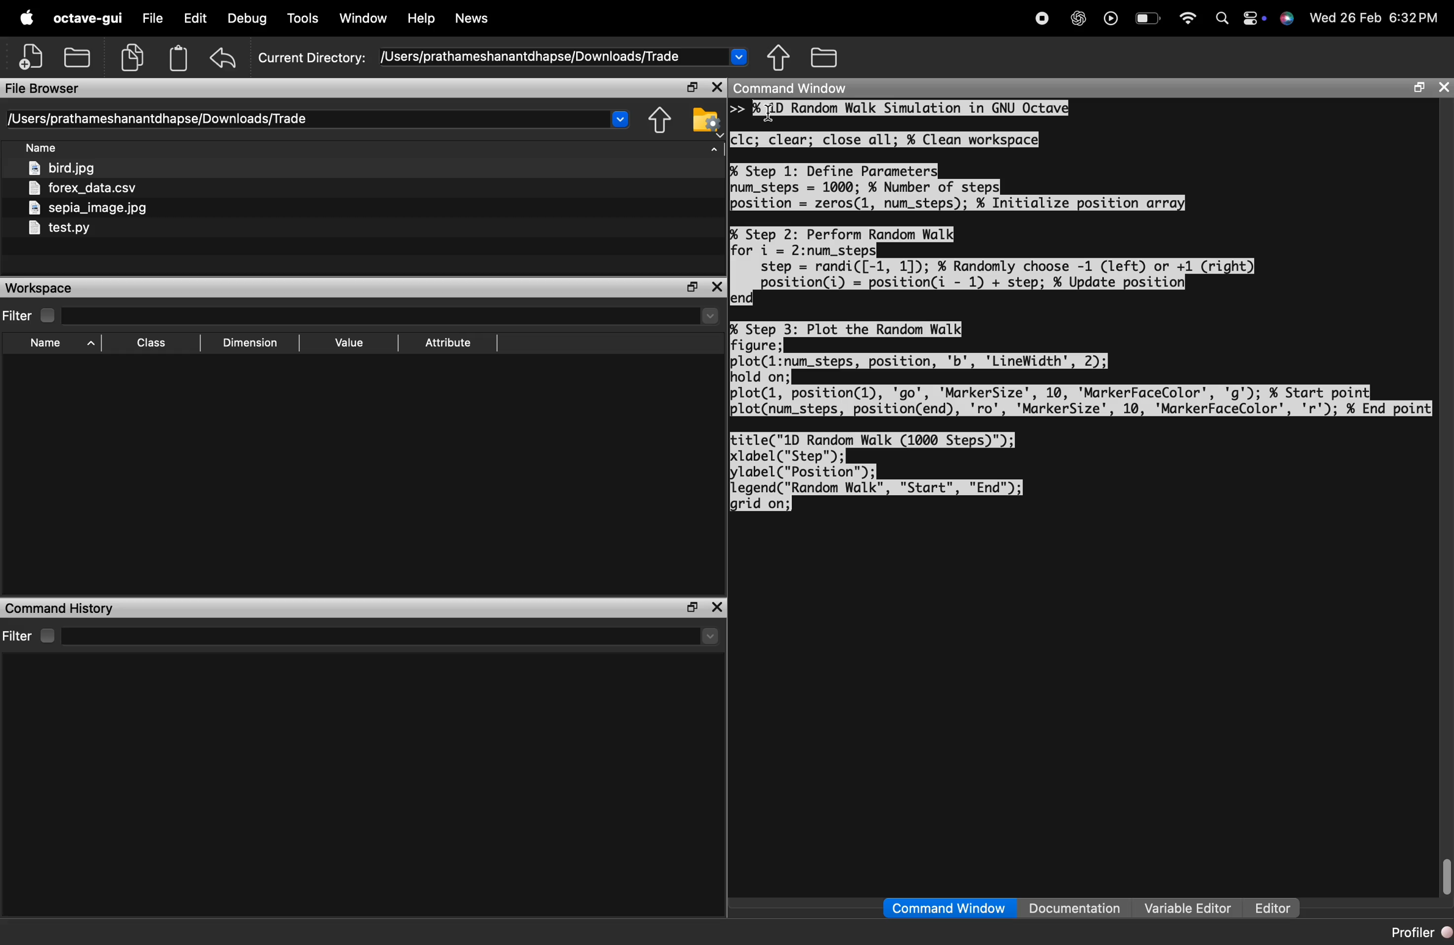 This screenshot has width=1454, height=945. What do you see at coordinates (1110, 18) in the screenshot?
I see `play` at bounding box center [1110, 18].